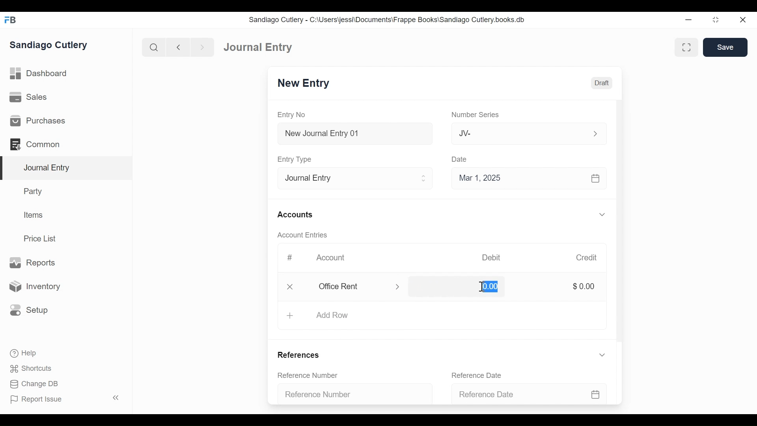 The image size is (757, 426). What do you see at coordinates (287, 258) in the screenshot?
I see `#` at bounding box center [287, 258].